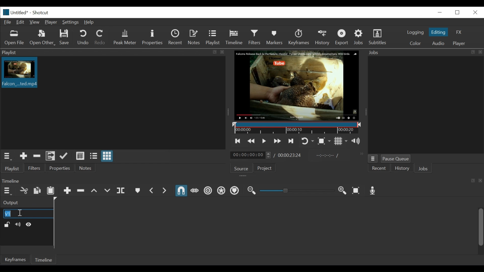 Image resolution: width=484 pixels, height=272 pixels. What do you see at coordinates (251, 155) in the screenshot?
I see `Current duration` at bounding box center [251, 155].